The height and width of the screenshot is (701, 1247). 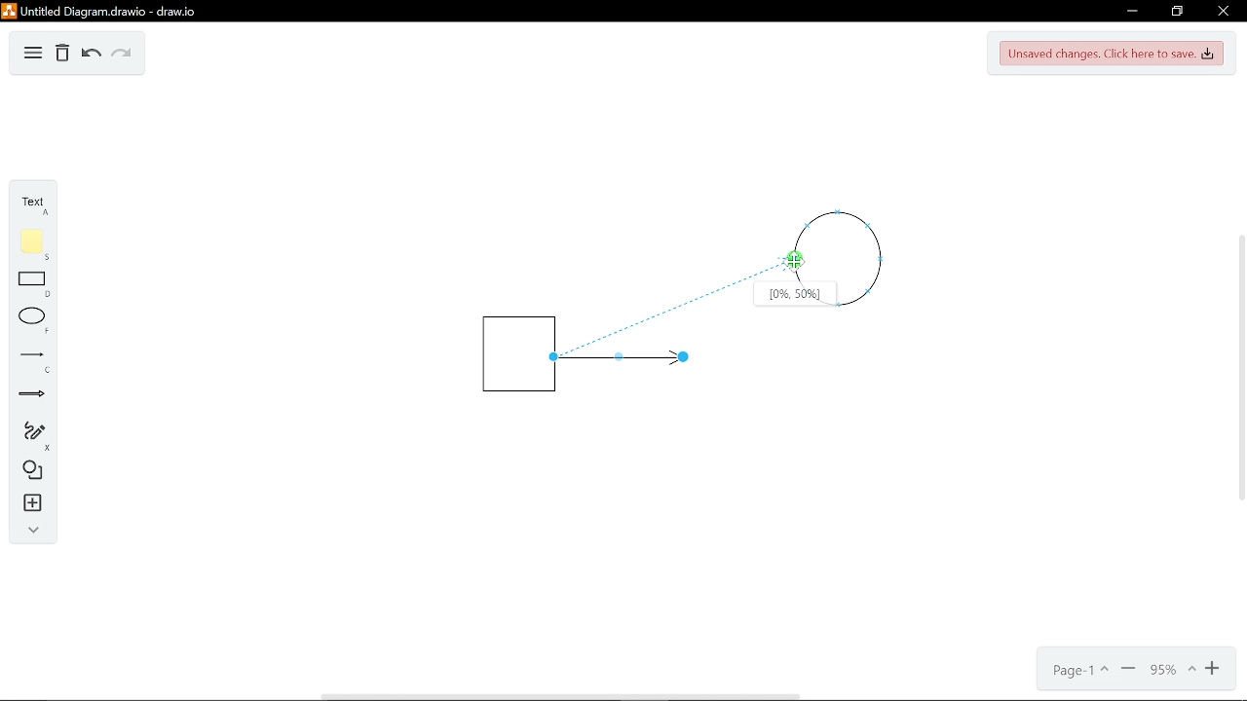 I want to click on Delete, so click(x=62, y=54).